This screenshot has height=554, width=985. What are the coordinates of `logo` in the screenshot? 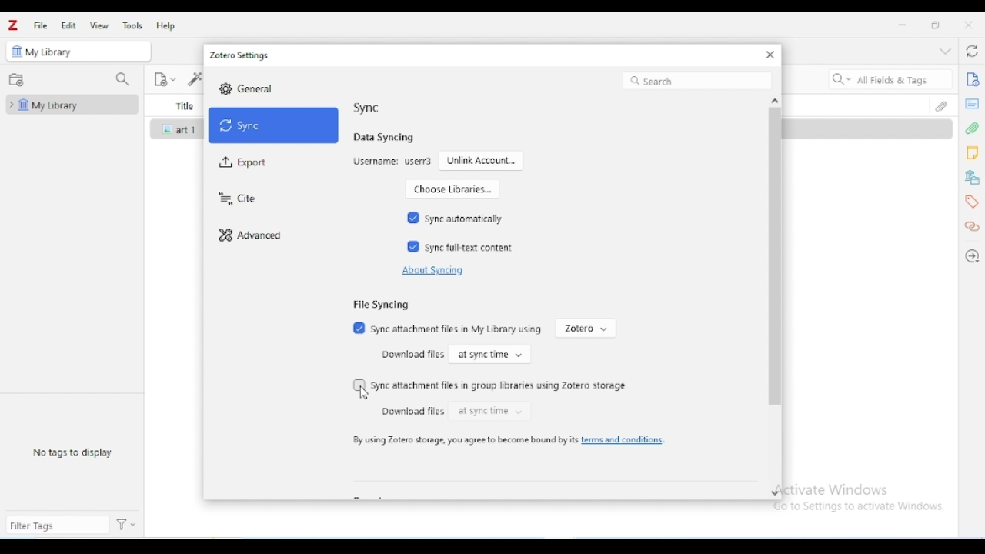 It's located at (12, 25).